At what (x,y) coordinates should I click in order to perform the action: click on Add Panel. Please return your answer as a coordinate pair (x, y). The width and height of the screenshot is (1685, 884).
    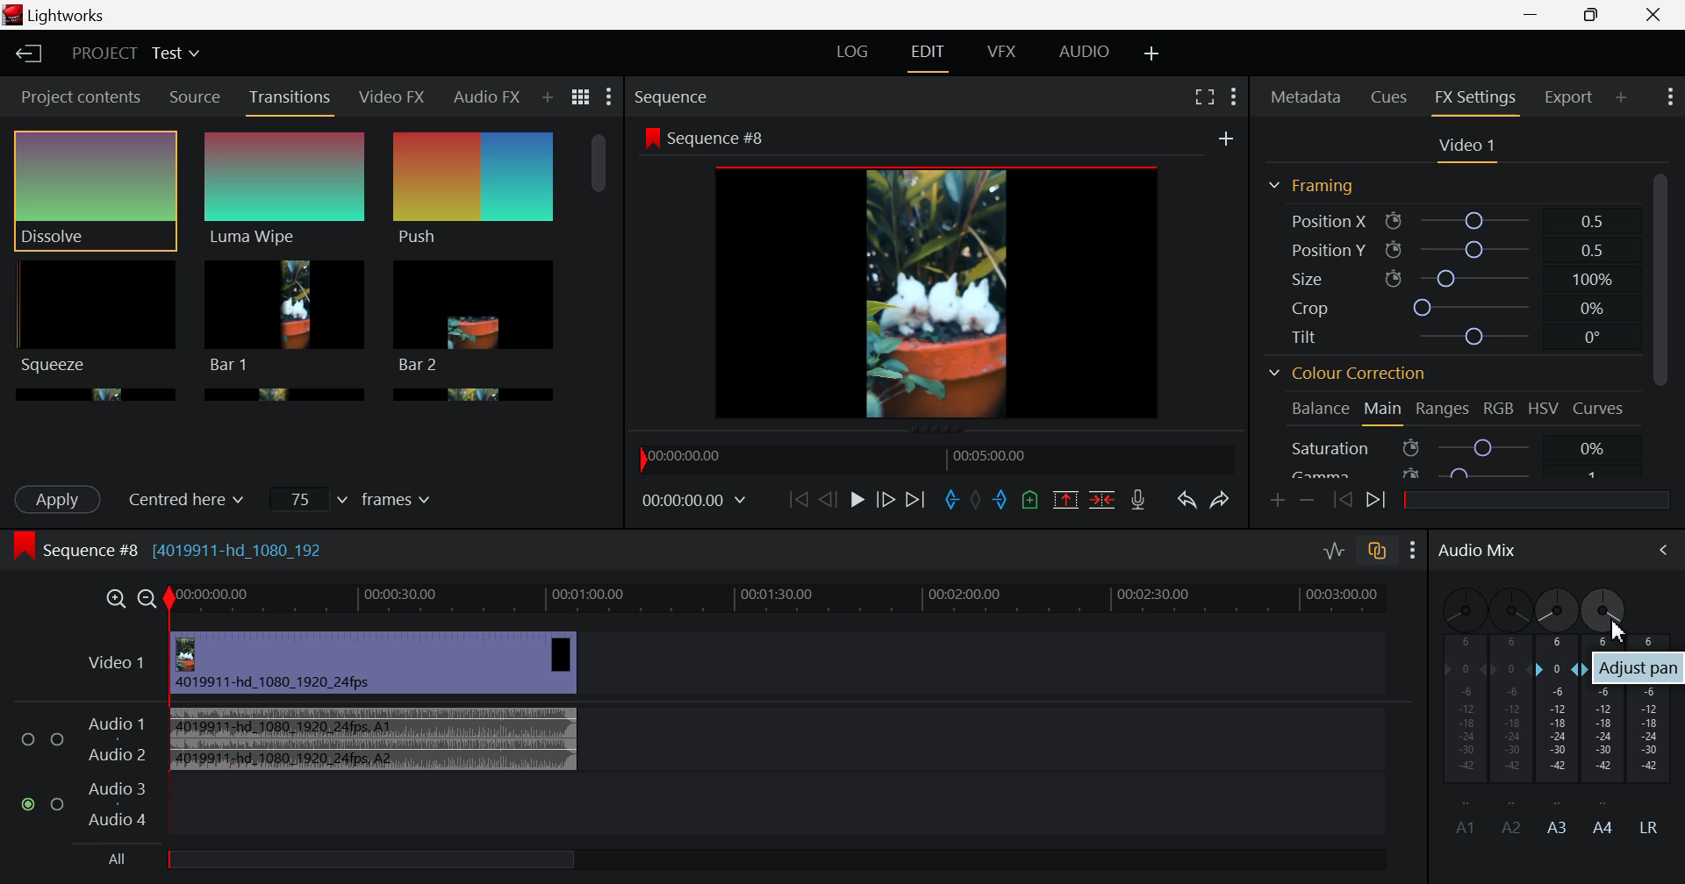
    Looking at the image, I should click on (548, 98).